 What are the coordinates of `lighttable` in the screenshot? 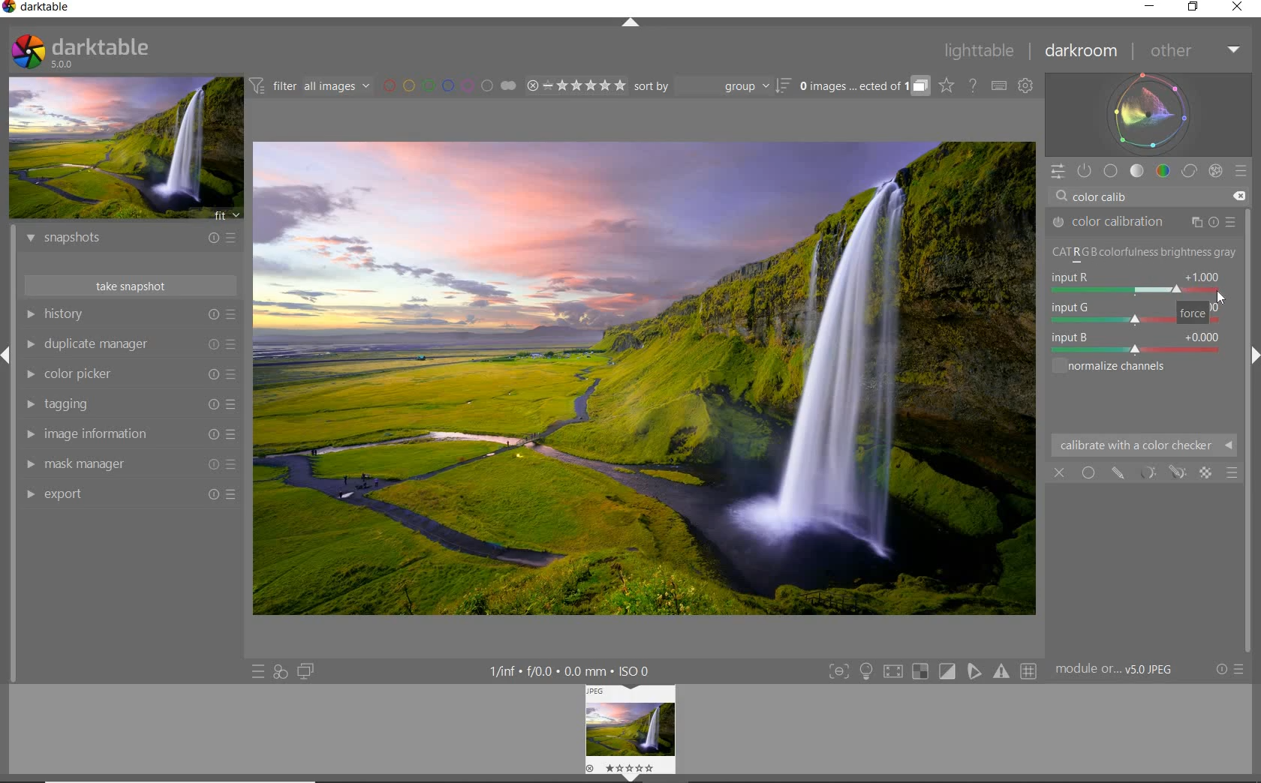 It's located at (983, 51).